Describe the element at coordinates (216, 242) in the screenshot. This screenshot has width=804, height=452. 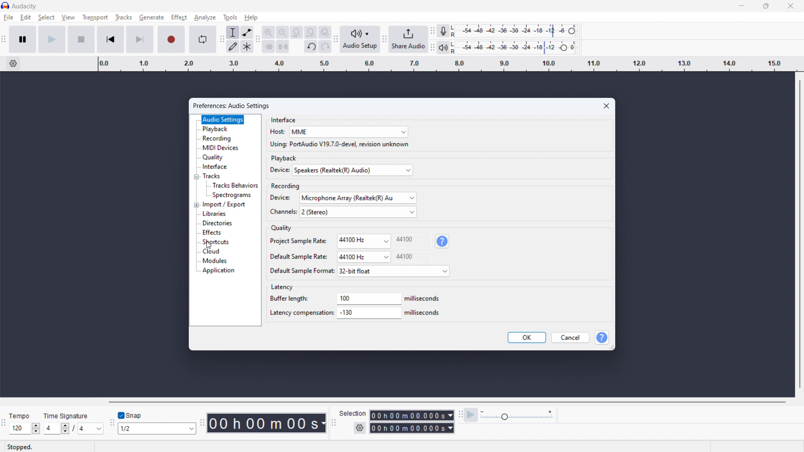
I see `shortcuts` at that location.